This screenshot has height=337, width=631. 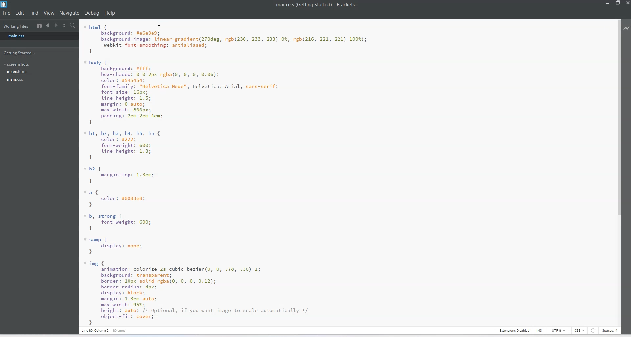 What do you see at coordinates (70, 13) in the screenshot?
I see `Navigate` at bounding box center [70, 13].